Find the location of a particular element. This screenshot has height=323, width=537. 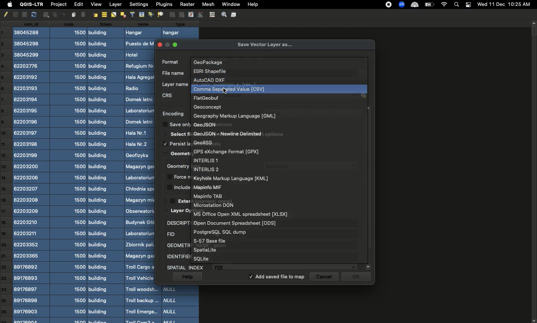

CRS is located at coordinates (167, 95).